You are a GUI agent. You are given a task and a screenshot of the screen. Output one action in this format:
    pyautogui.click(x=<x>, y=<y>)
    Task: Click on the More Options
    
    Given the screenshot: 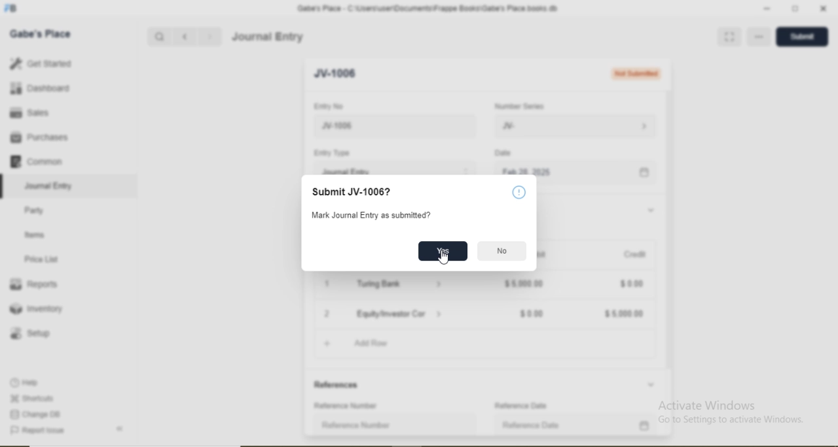 What is the action you would take?
    pyautogui.click(x=761, y=37)
    